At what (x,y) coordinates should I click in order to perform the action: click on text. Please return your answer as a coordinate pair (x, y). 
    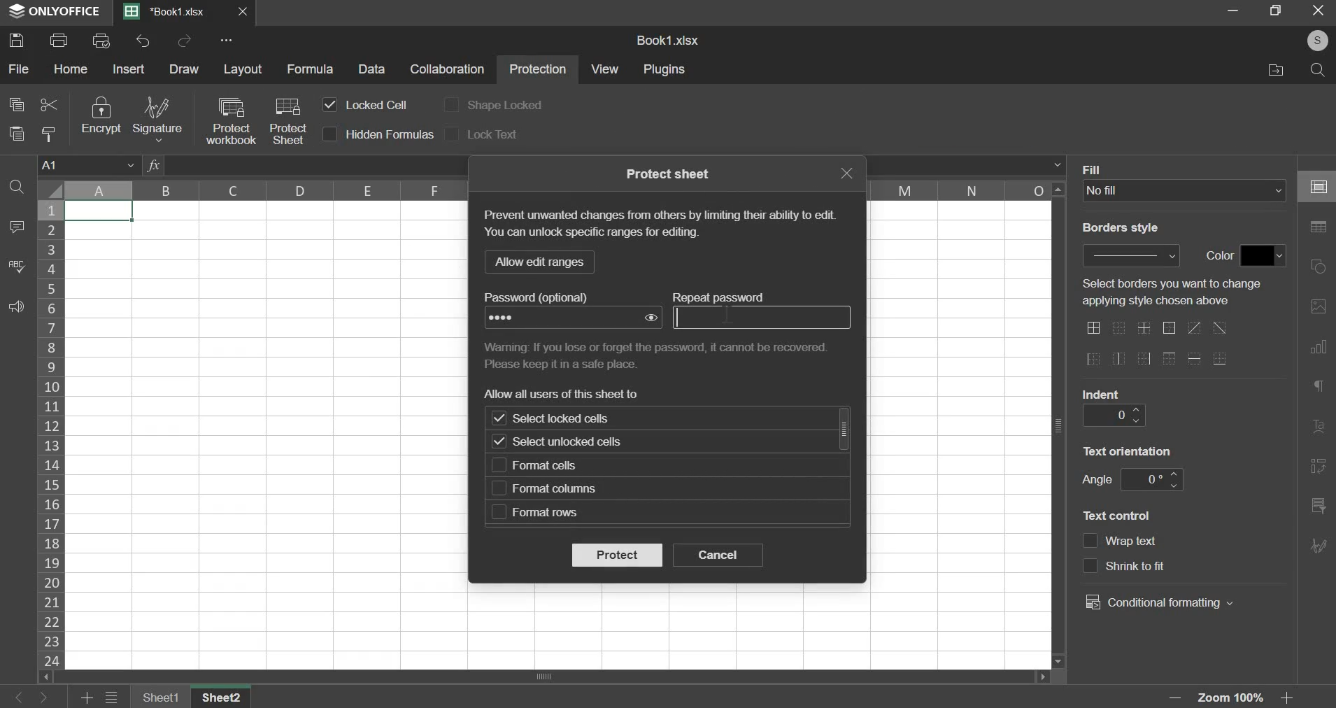
    Looking at the image, I should click on (564, 393).